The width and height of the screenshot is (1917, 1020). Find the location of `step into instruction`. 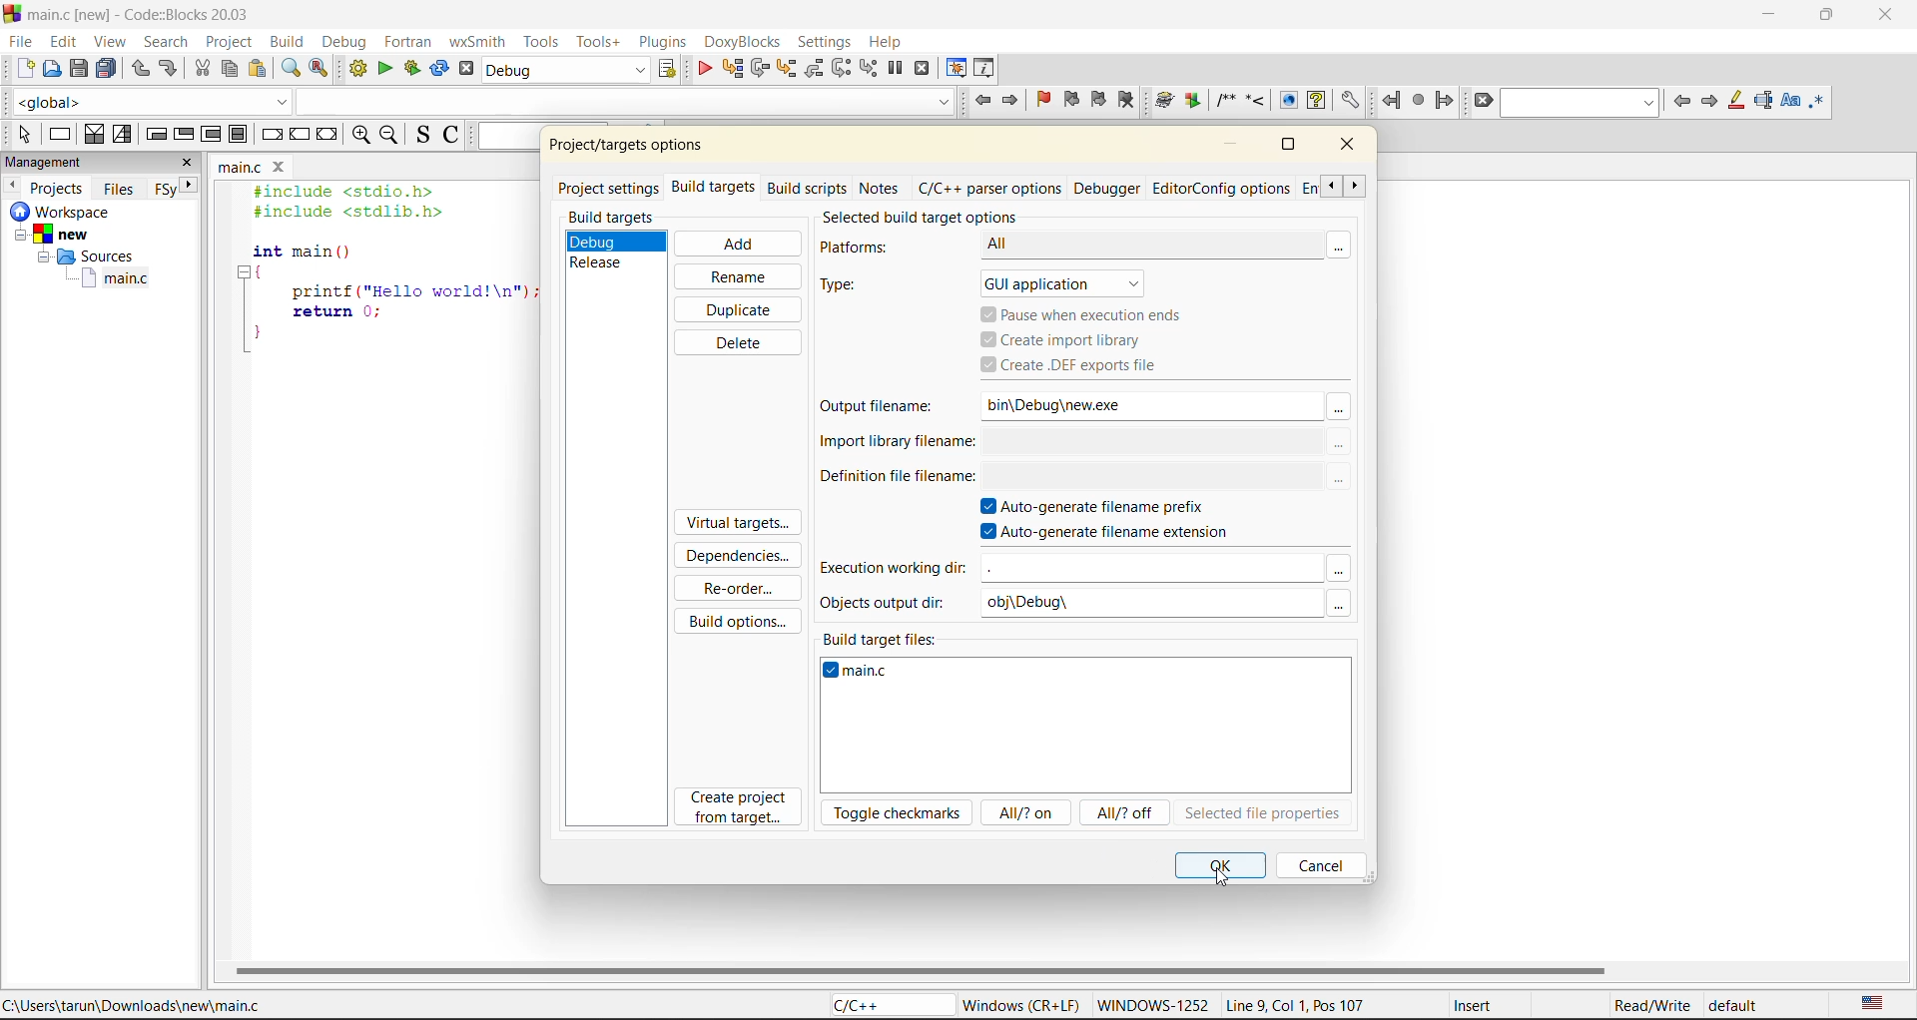

step into instruction is located at coordinates (870, 69).